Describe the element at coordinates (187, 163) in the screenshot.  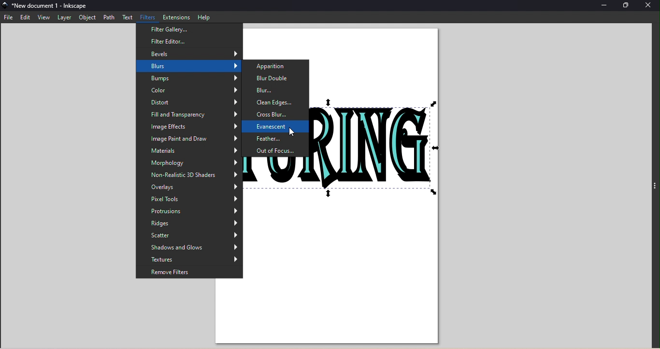
I see `Morphology` at that location.